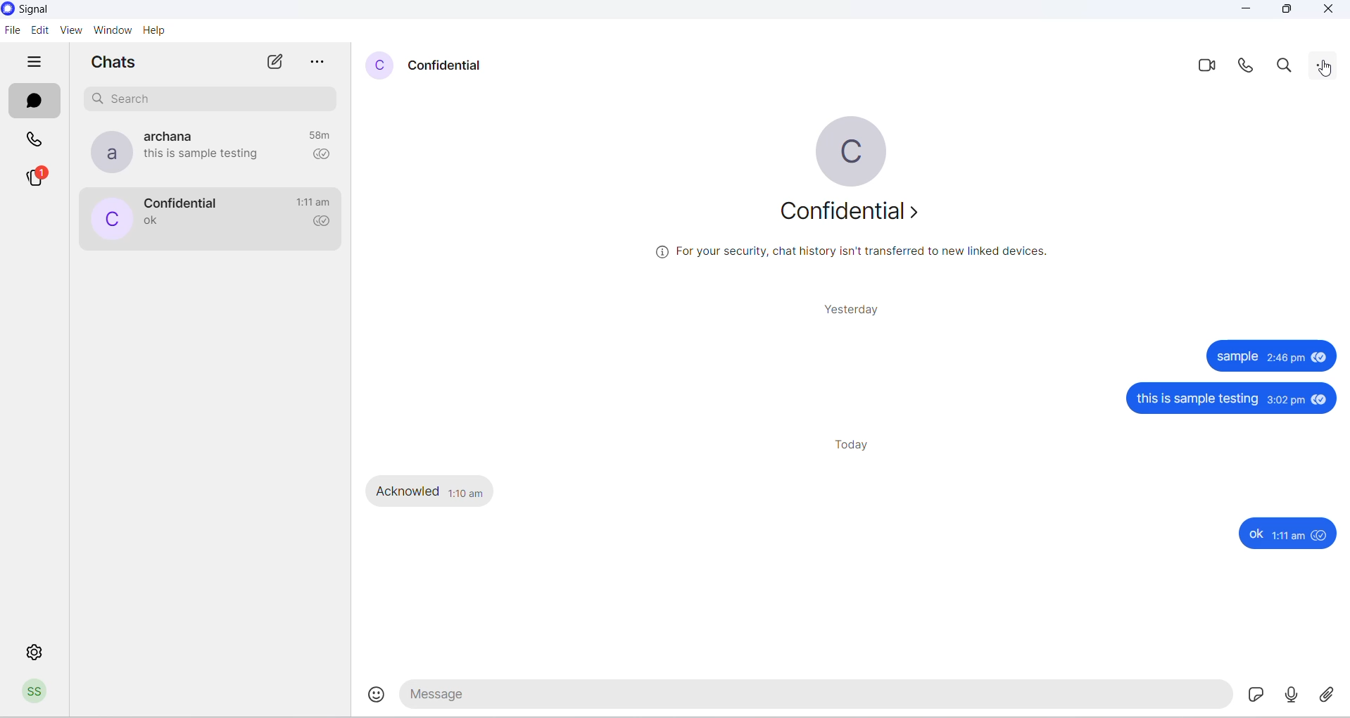 Image resolution: width=1350 pixels, height=718 pixels. What do you see at coordinates (1321, 401) in the screenshot?
I see `seen` at bounding box center [1321, 401].